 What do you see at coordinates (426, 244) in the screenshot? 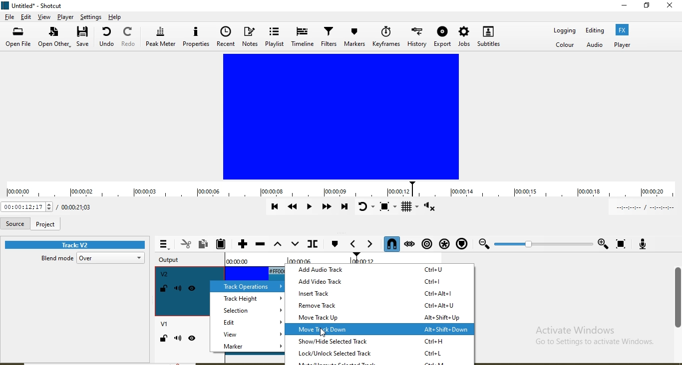
I see `Ripple` at bounding box center [426, 244].